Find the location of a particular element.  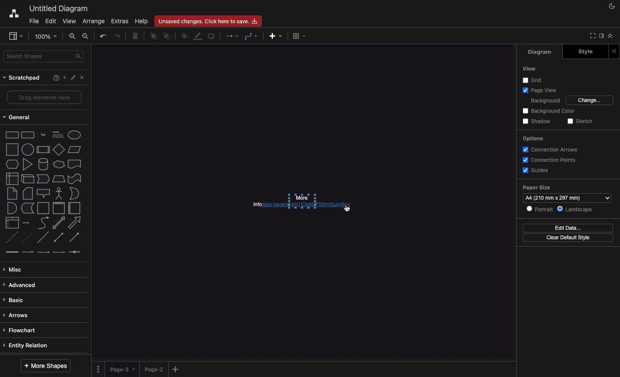

Page 3 is located at coordinates (121, 369).